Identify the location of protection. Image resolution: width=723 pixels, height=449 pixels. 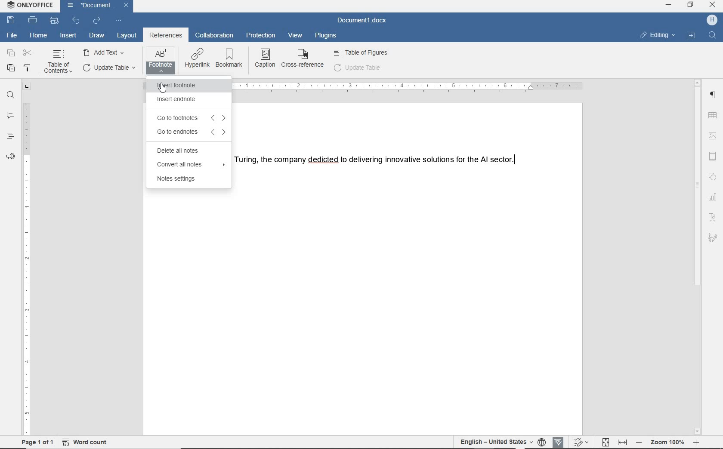
(262, 36).